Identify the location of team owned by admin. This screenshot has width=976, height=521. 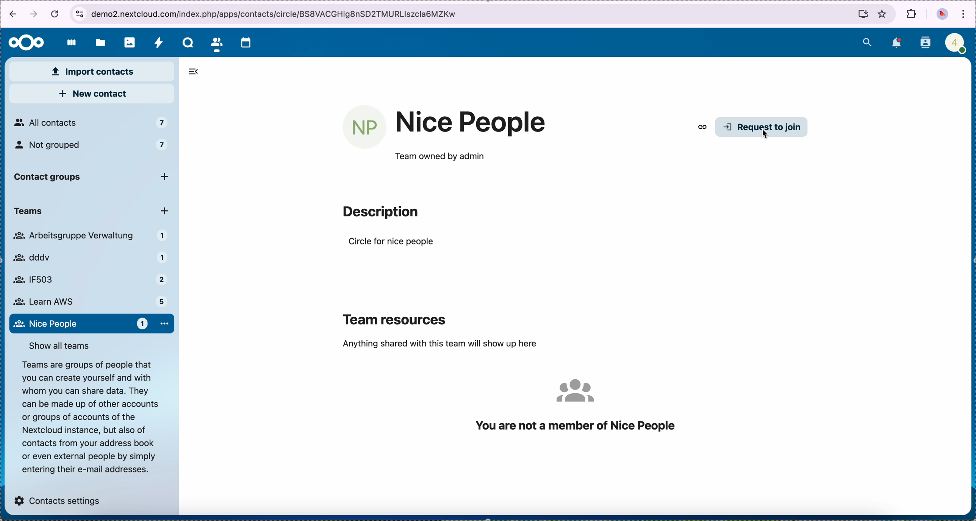
(439, 157).